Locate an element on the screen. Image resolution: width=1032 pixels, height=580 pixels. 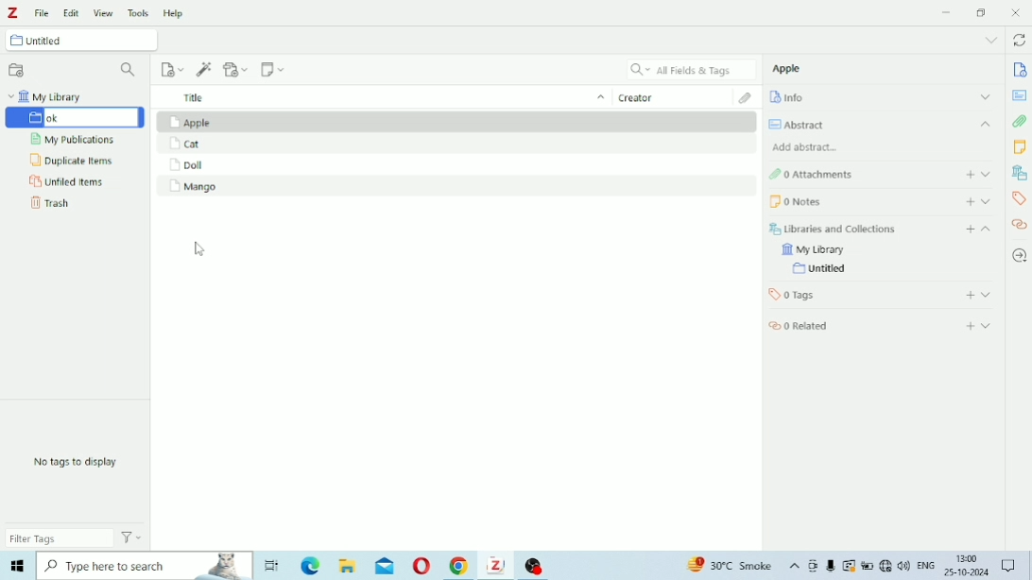
My Publications is located at coordinates (74, 138).